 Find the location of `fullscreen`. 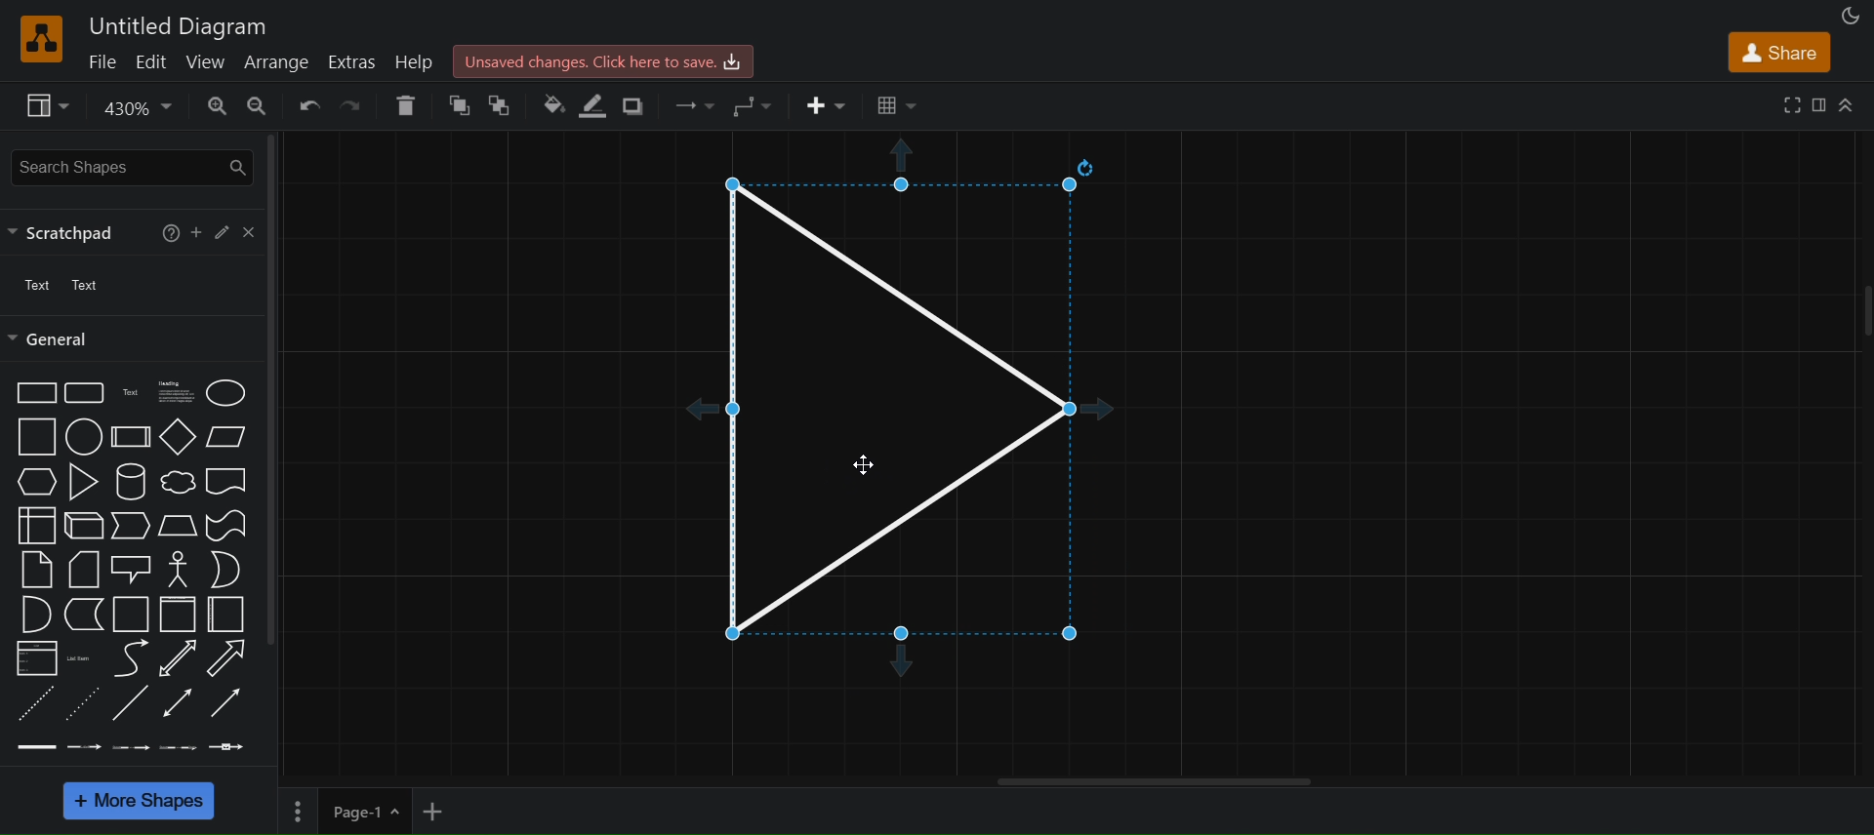

fullscreen is located at coordinates (1788, 102).